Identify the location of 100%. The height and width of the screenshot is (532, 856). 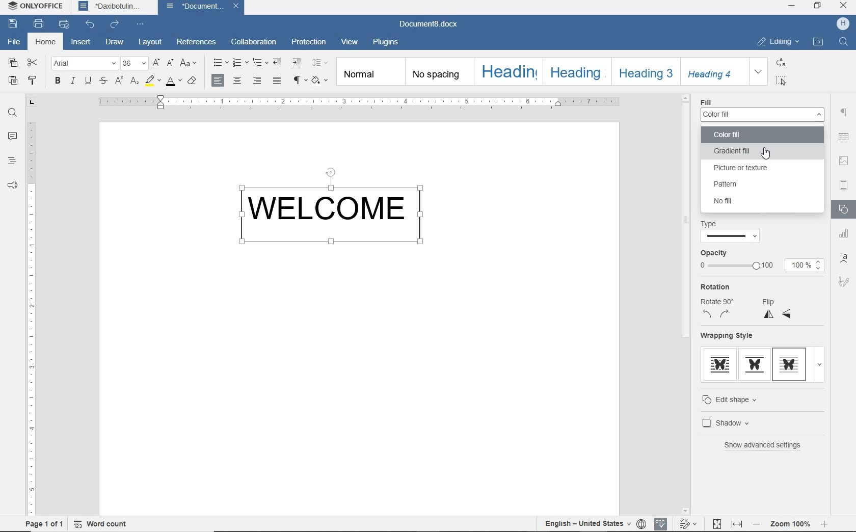
(798, 265).